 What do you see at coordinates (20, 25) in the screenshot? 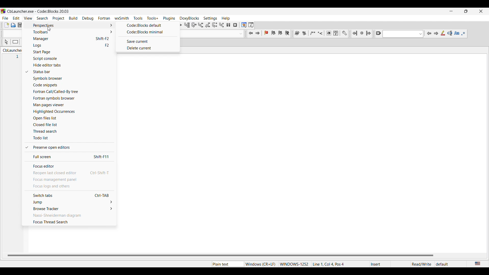
I see `Save` at bounding box center [20, 25].